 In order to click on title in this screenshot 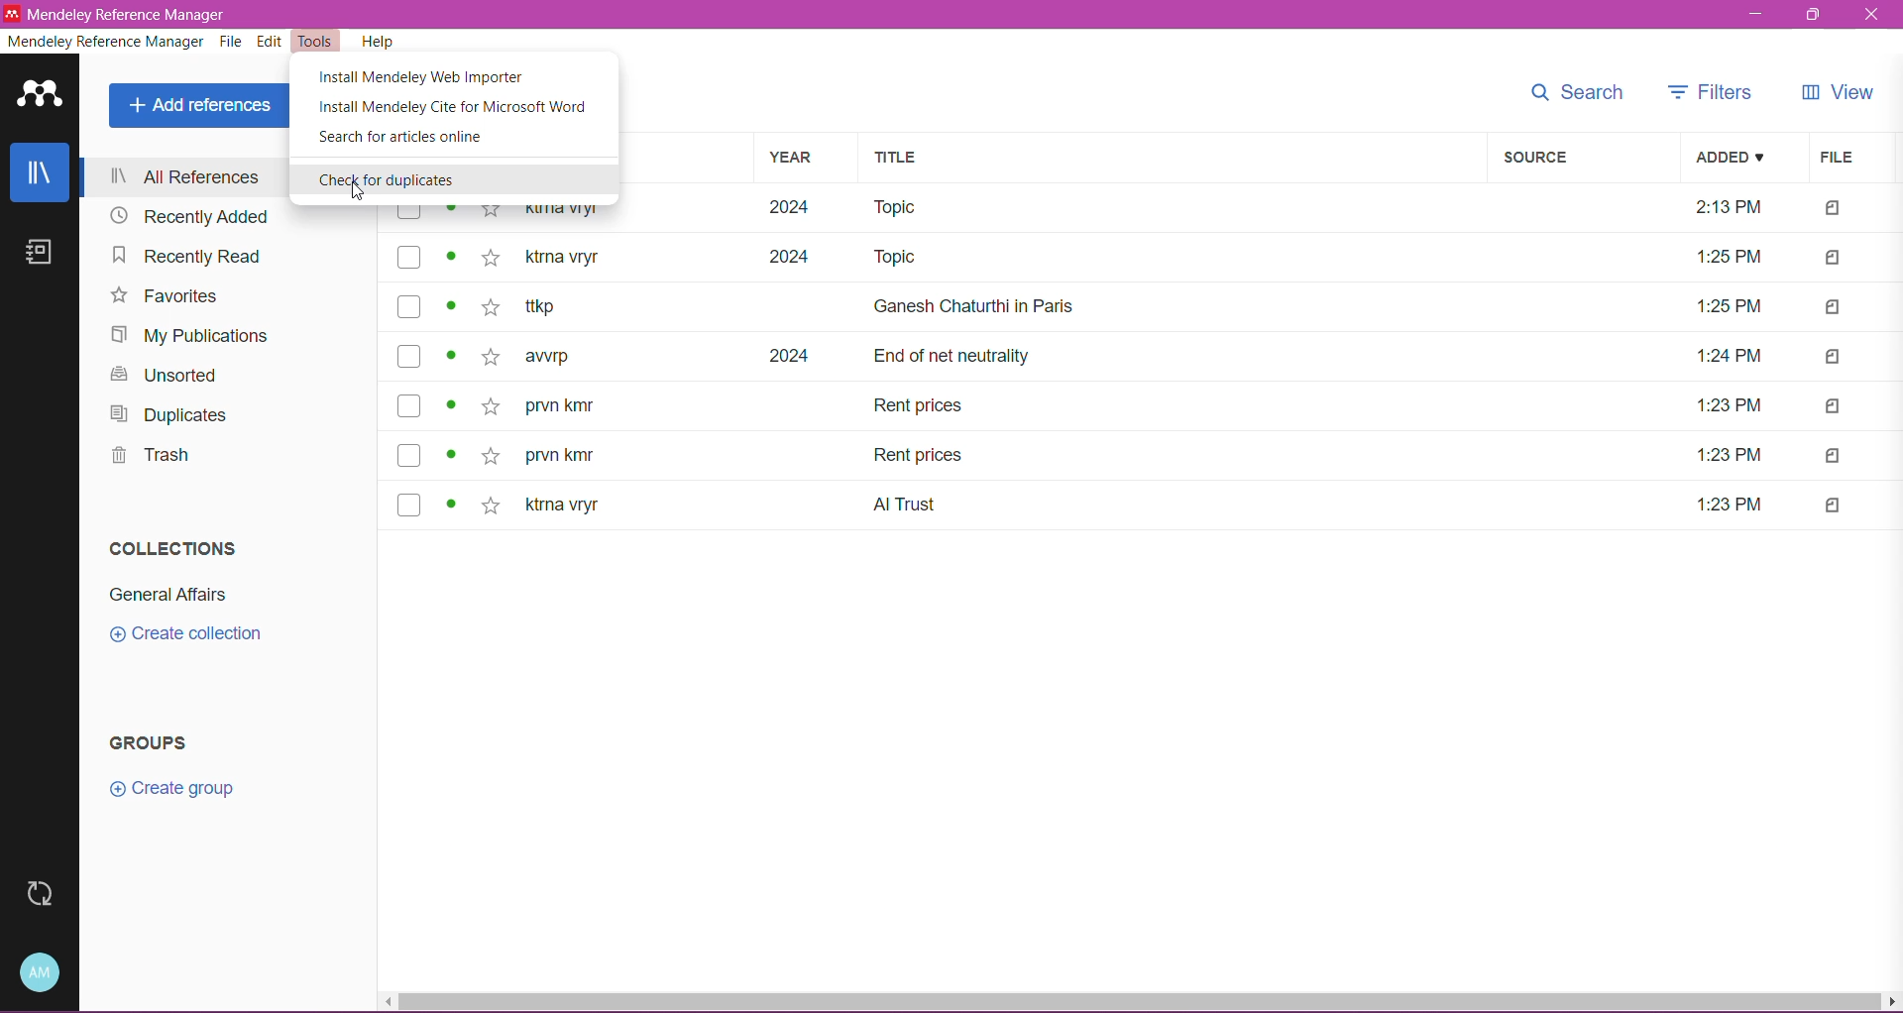, I will do `click(923, 457)`.